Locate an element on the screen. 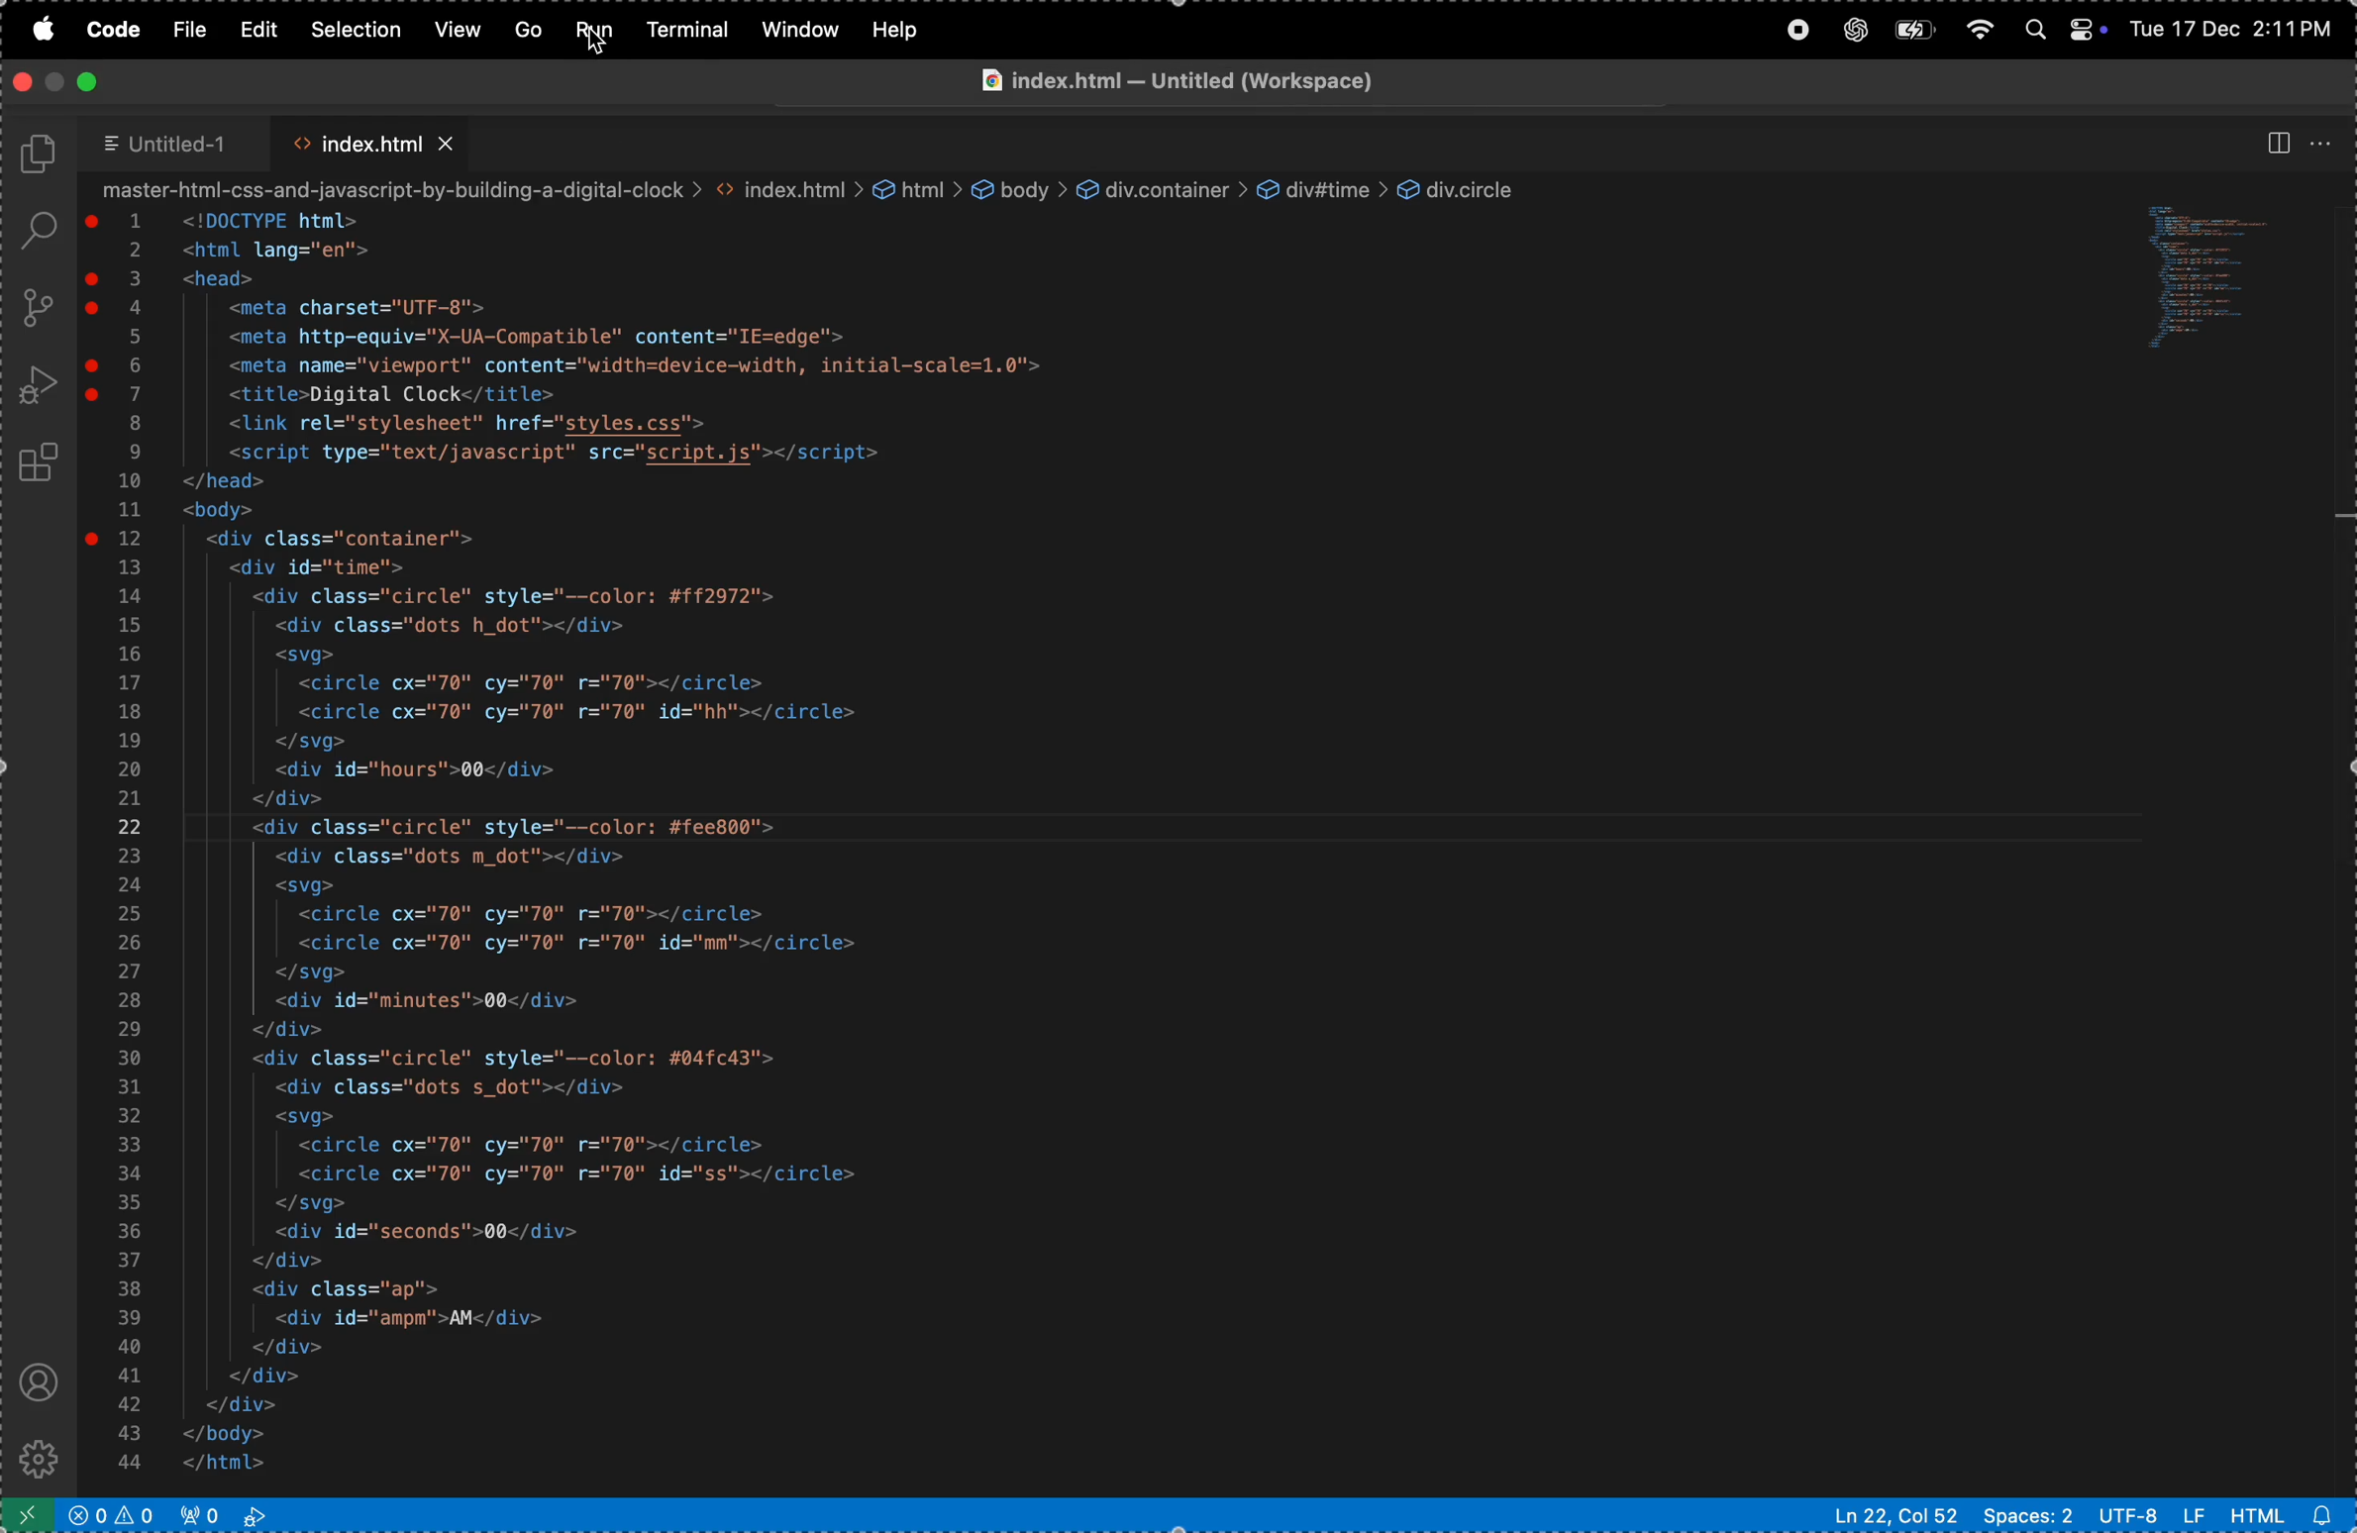  view is located at coordinates (461, 29).